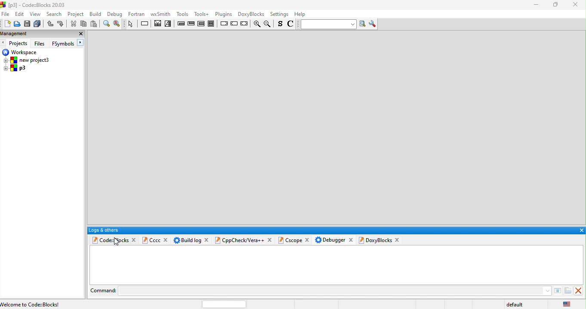  I want to click on undo, so click(49, 24).